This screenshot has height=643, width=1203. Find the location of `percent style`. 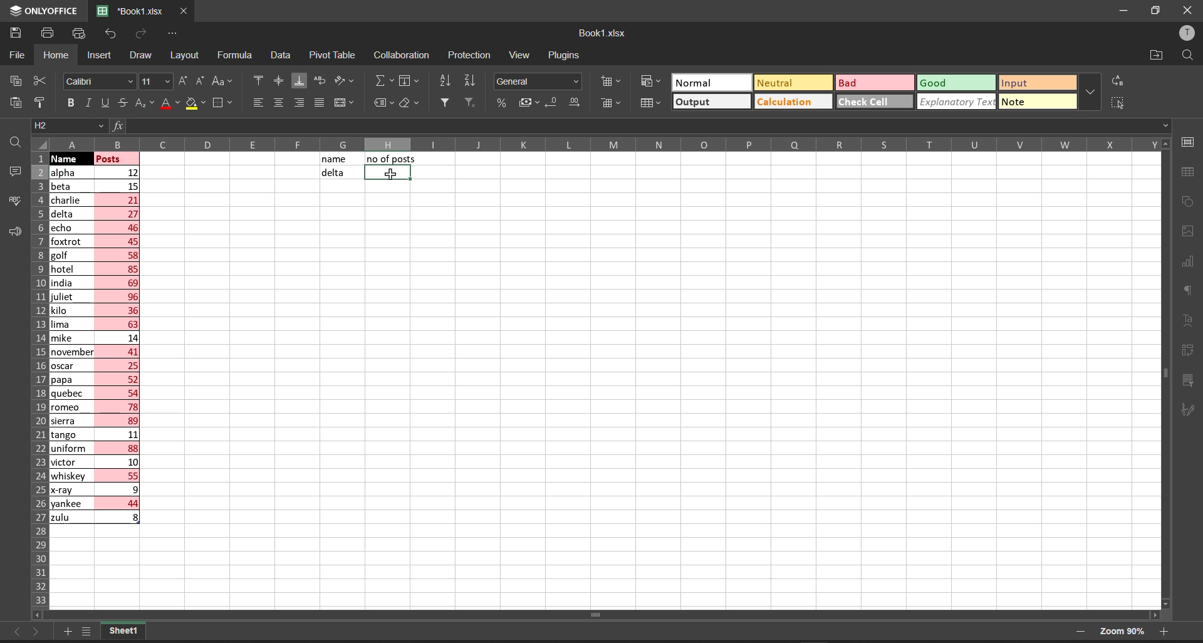

percent style is located at coordinates (499, 104).